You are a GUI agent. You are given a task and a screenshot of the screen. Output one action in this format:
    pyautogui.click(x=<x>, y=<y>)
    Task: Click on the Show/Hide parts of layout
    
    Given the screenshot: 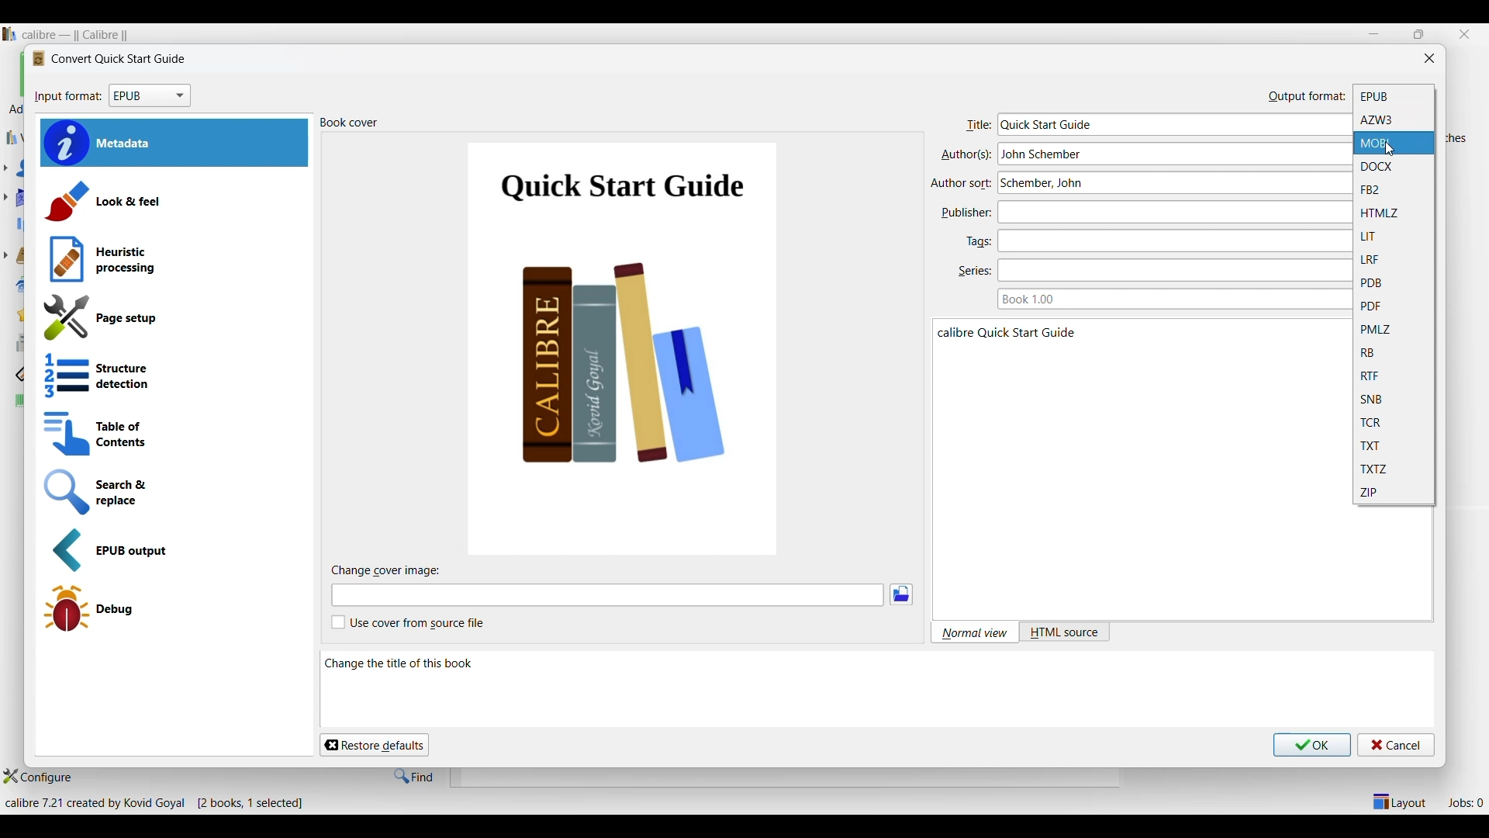 What is the action you would take?
    pyautogui.click(x=1397, y=801)
    